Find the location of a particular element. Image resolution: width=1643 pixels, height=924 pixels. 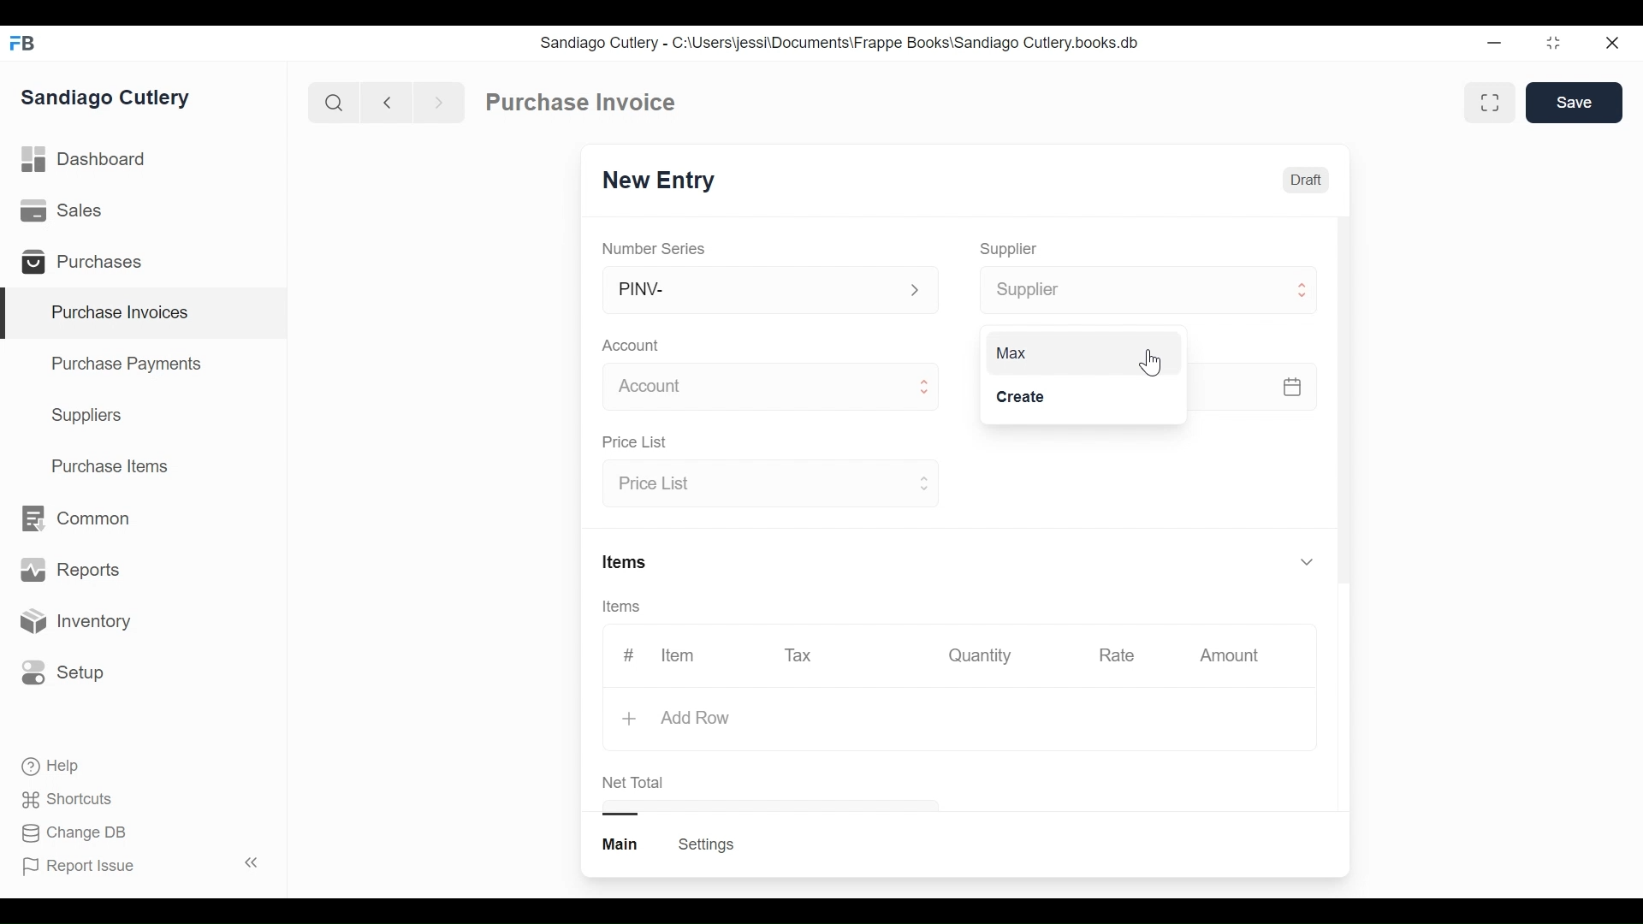

Supplier is located at coordinates (1125, 290).